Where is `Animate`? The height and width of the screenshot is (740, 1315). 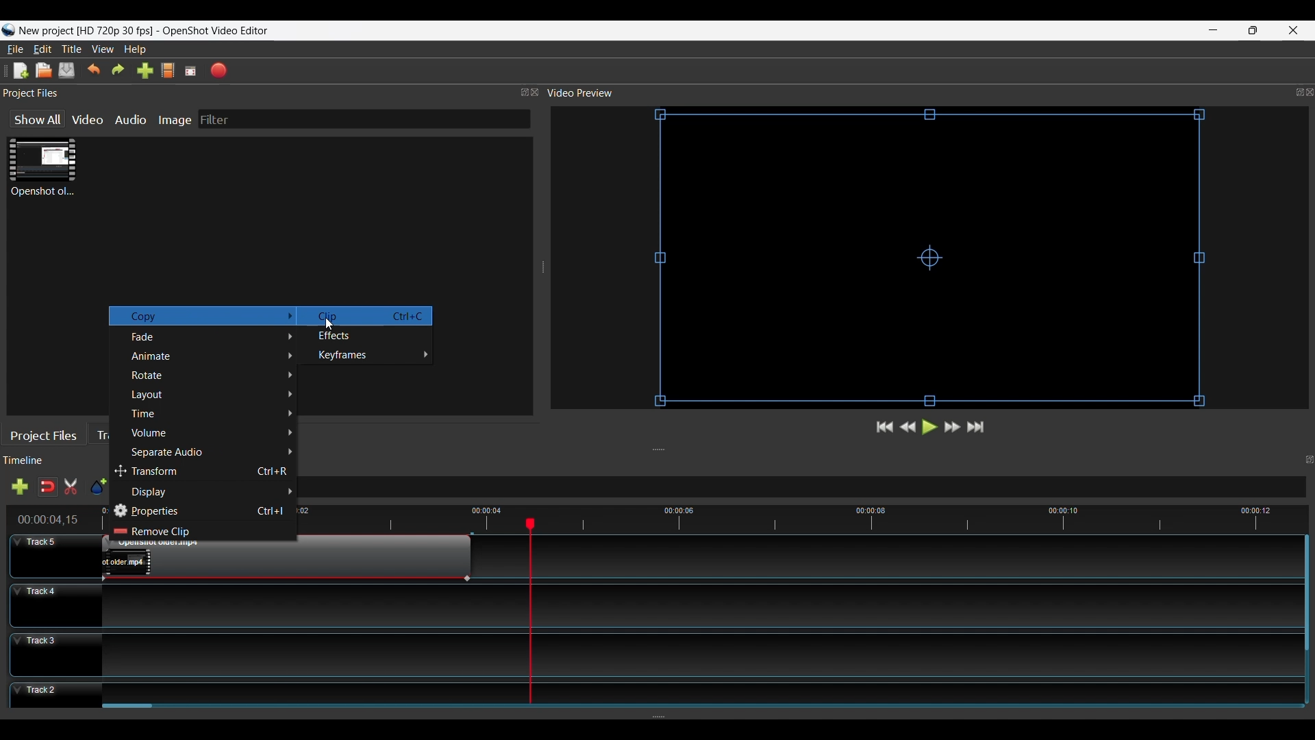
Animate is located at coordinates (211, 356).